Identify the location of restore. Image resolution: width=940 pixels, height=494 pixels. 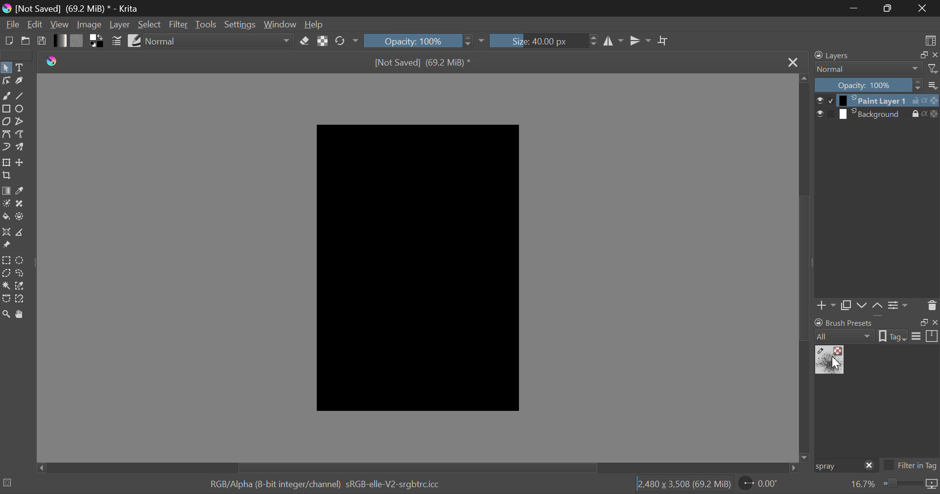
(922, 322).